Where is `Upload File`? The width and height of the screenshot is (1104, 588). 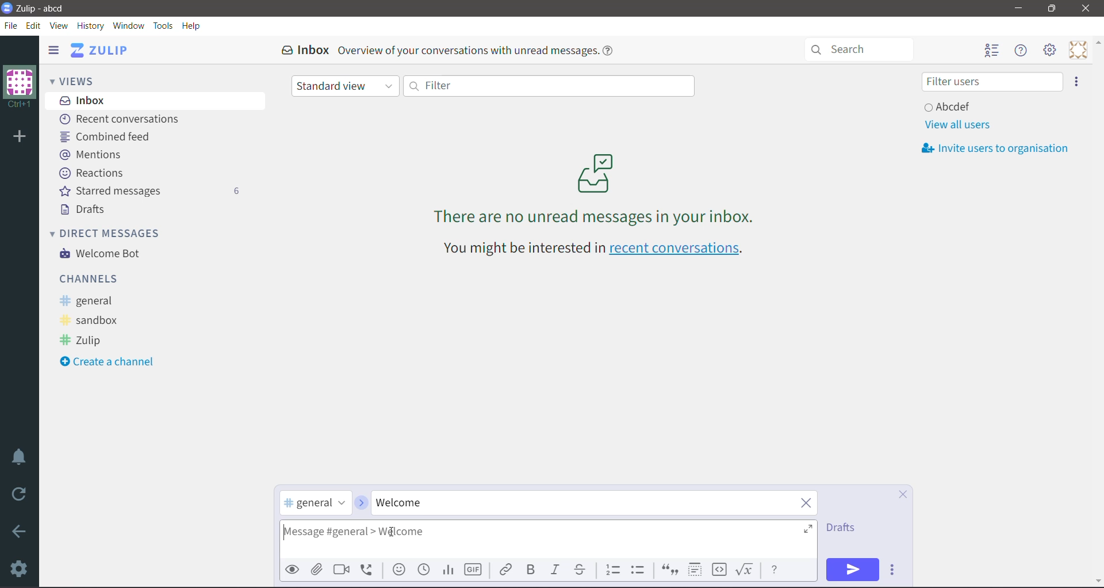
Upload File is located at coordinates (317, 570).